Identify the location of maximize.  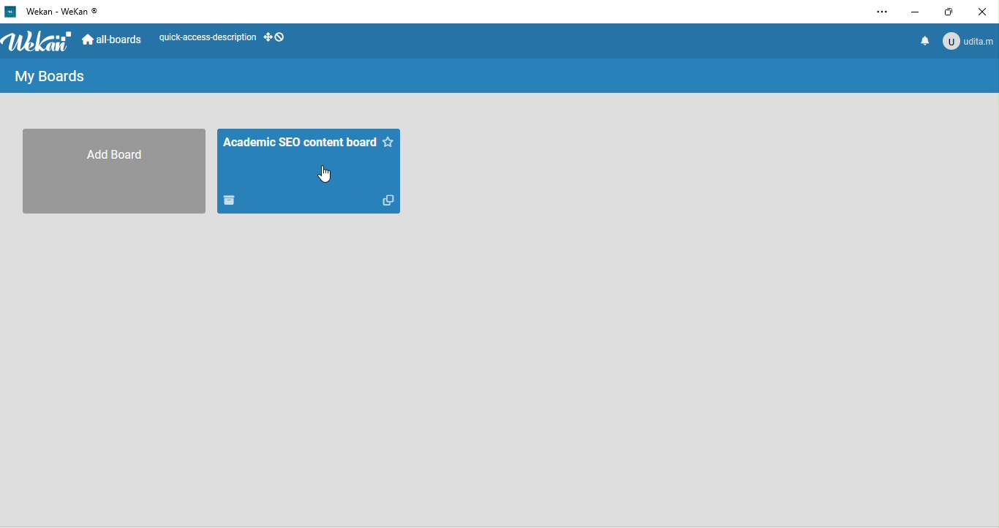
(949, 12).